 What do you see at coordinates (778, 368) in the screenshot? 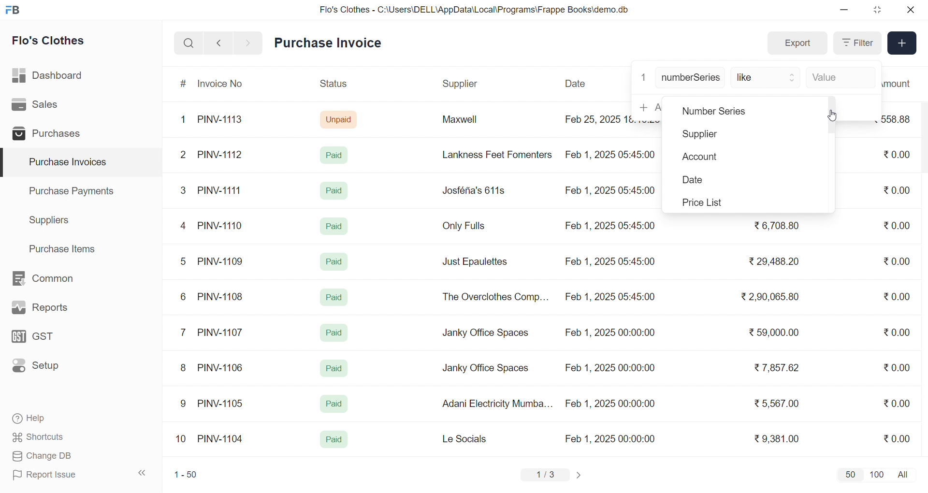
I see `₹ 7,857.62` at bounding box center [778, 368].